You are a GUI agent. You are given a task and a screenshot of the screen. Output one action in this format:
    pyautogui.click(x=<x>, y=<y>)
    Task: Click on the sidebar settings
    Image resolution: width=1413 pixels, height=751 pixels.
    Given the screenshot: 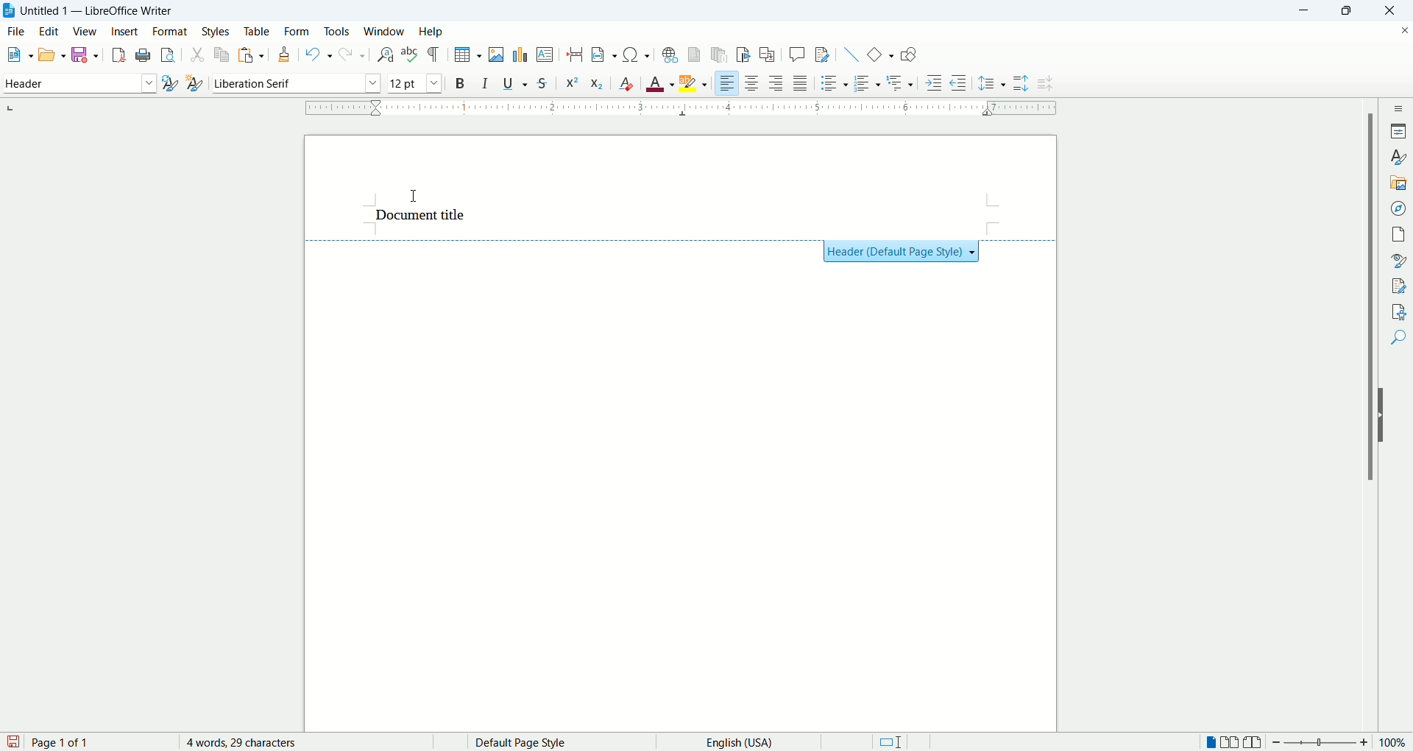 What is the action you would take?
    pyautogui.click(x=1400, y=109)
    